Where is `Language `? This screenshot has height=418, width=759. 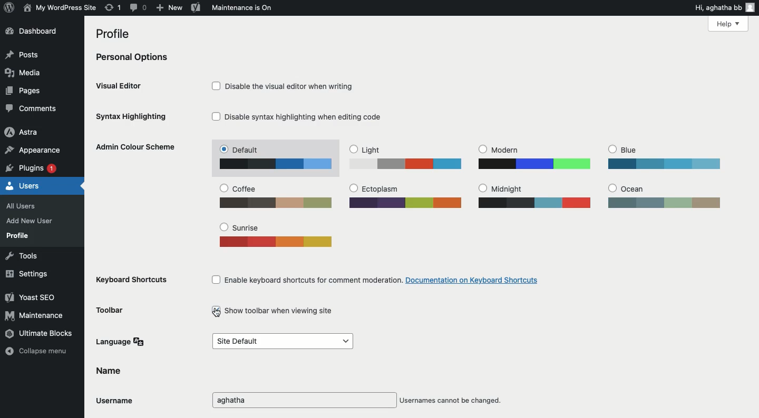 Language  is located at coordinates (121, 342).